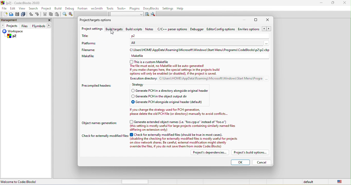 Image resolution: width=351 pixels, height=185 pixels. What do you see at coordinates (91, 50) in the screenshot?
I see `file name` at bounding box center [91, 50].